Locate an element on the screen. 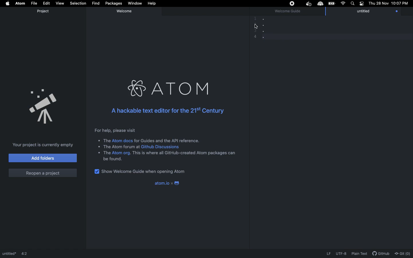 The height and width of the screenshot is (258, 413). Selection is located at coordinates (77, 3).